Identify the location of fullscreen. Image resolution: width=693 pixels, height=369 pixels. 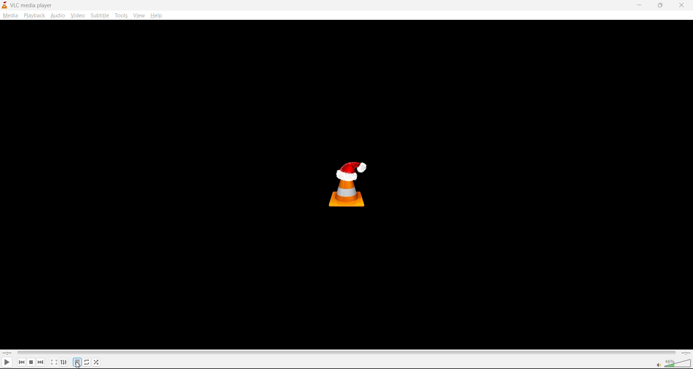
(53, 361).